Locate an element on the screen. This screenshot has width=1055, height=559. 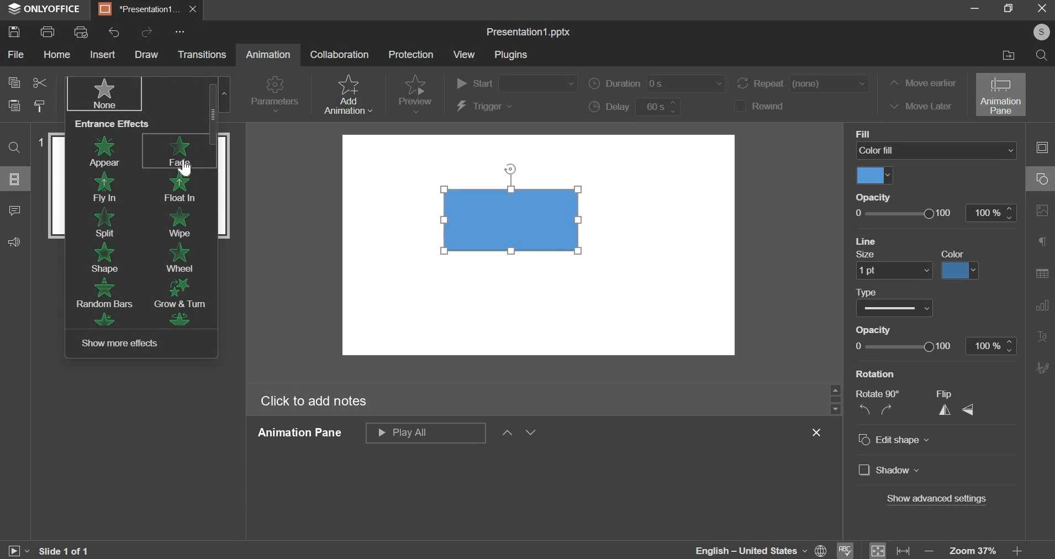
grow & turn  is located at coordinates (180, 292).